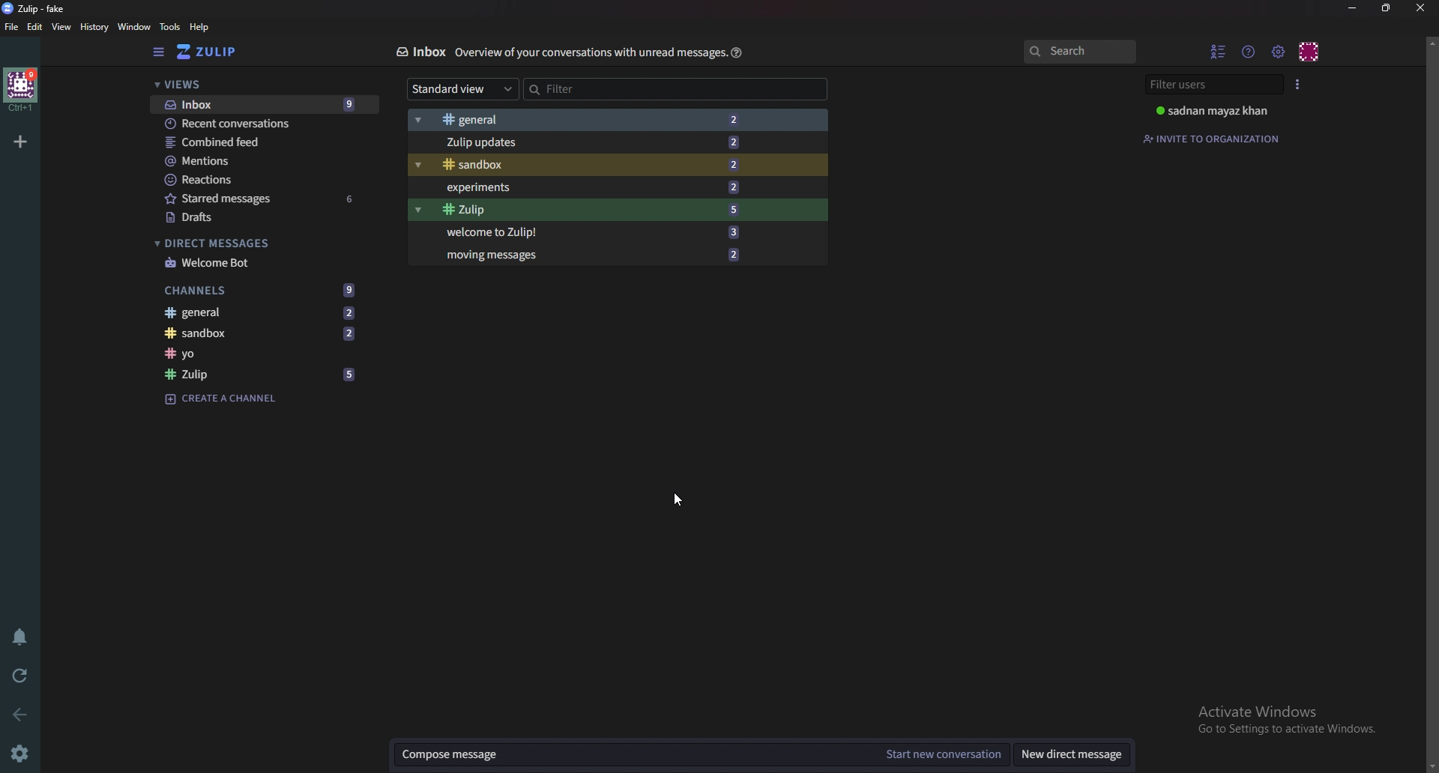 Image resolution: width=1439 pixels, height=773 pixels. What do you see at coordinates (1213, 84) in the screenshot?
I see `Filter users` at bounding box center [1213, 84].